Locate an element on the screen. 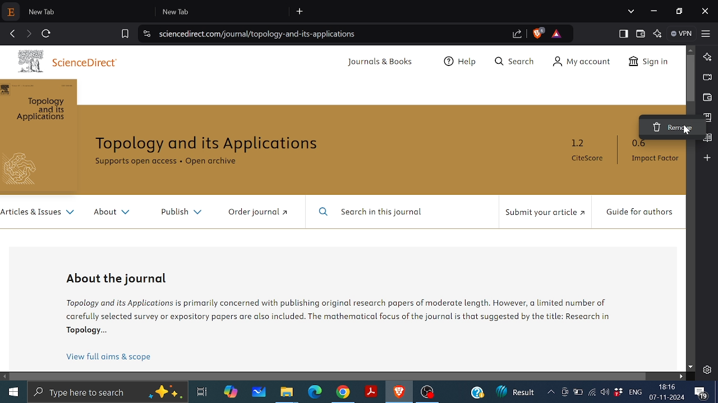  Adobe reader is located at coordinates (371, 390).